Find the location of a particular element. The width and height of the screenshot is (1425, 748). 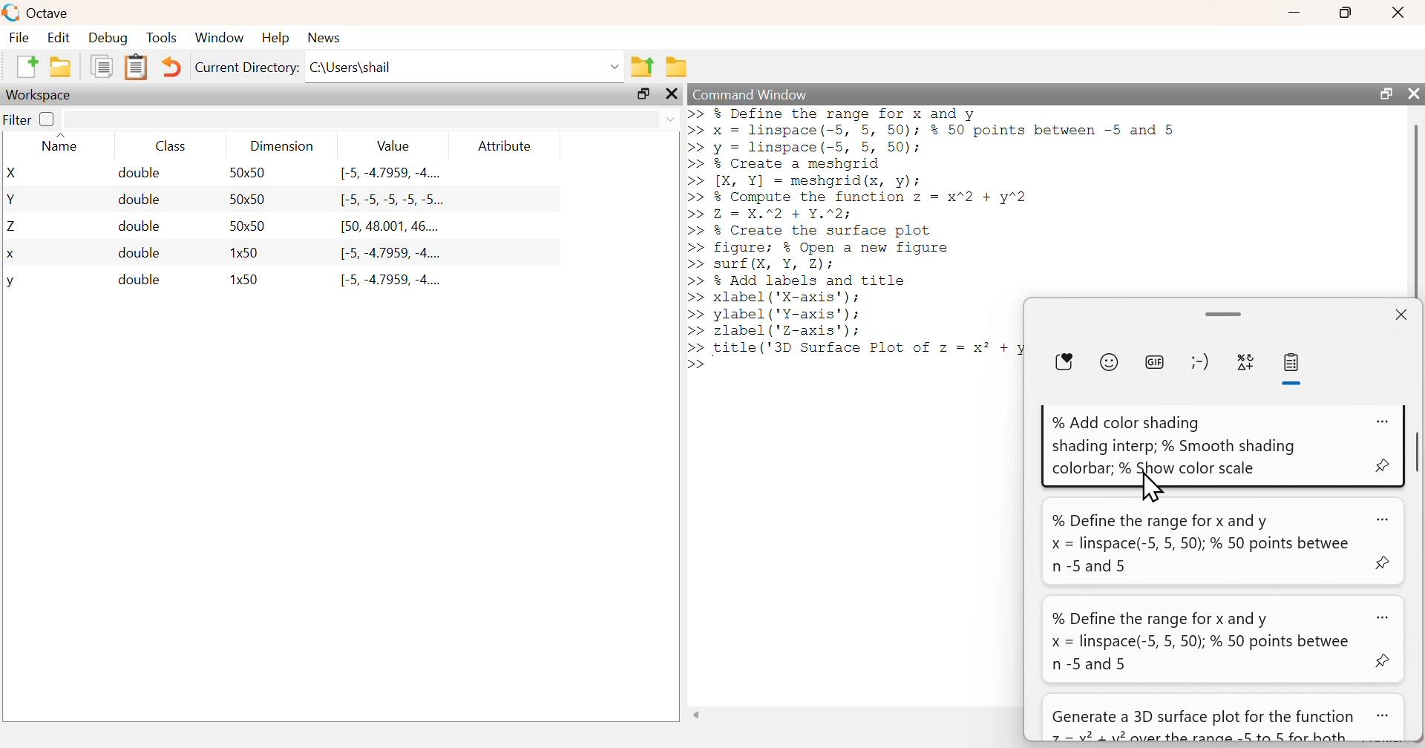

Current Directory: is located at coordinates (248, 68).